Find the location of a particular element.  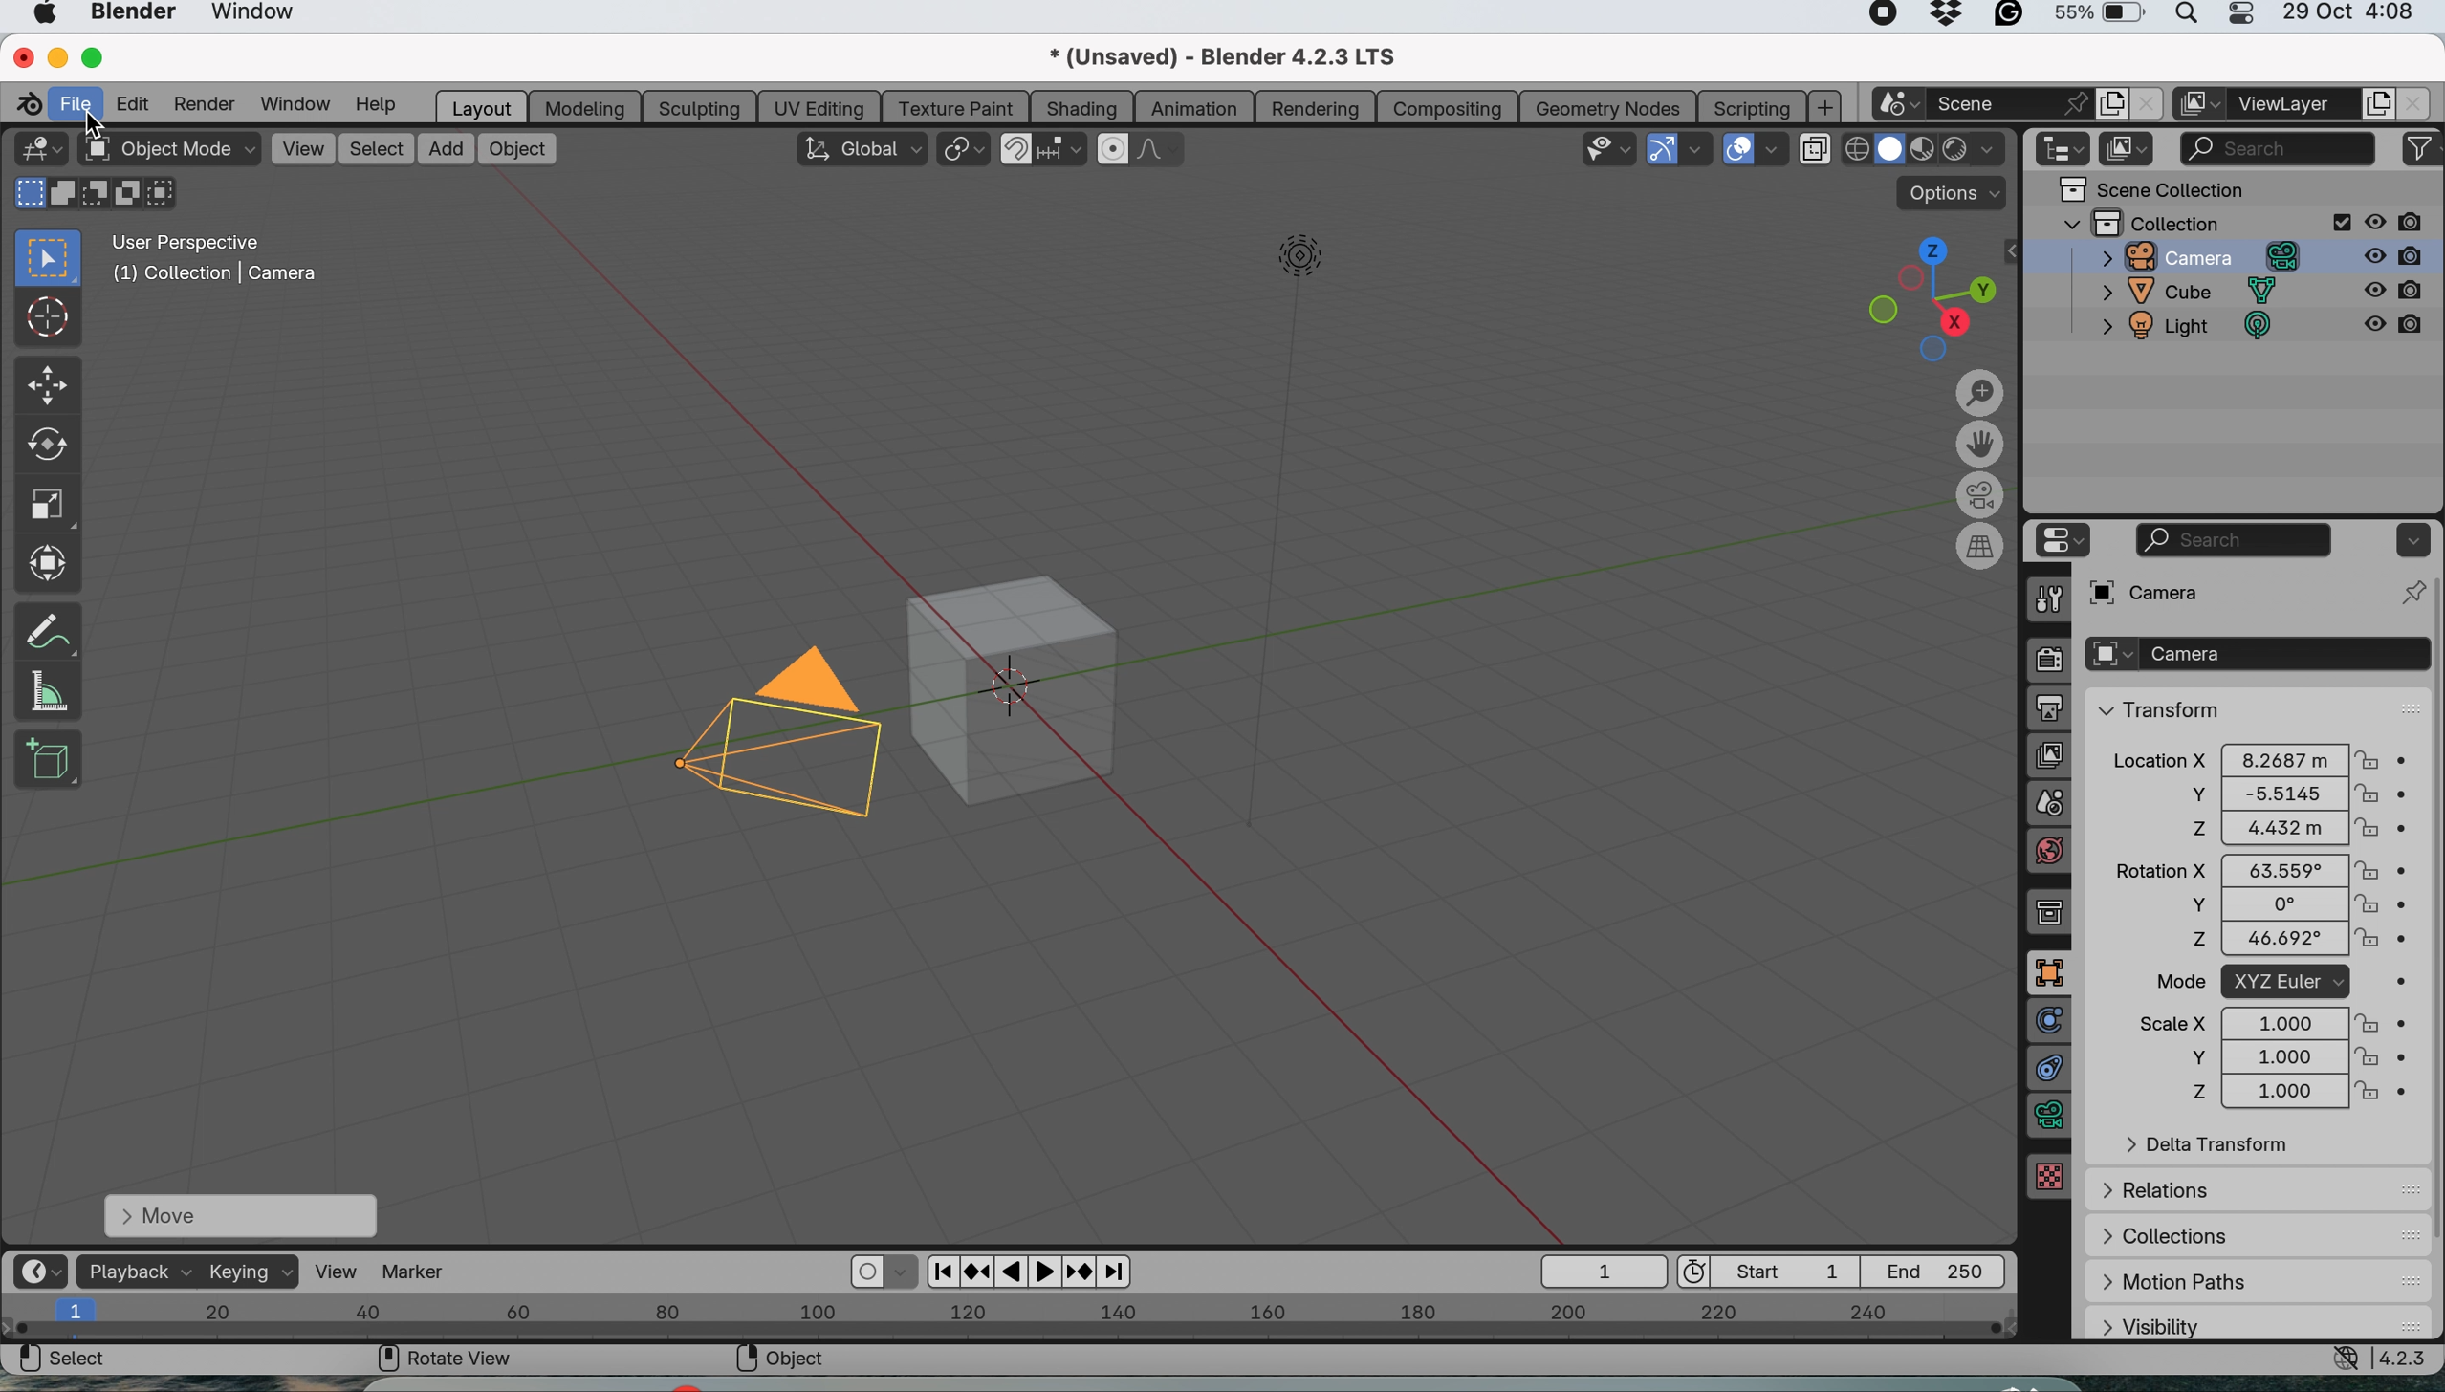

show gizmos is located at coordinates (1661, 149).